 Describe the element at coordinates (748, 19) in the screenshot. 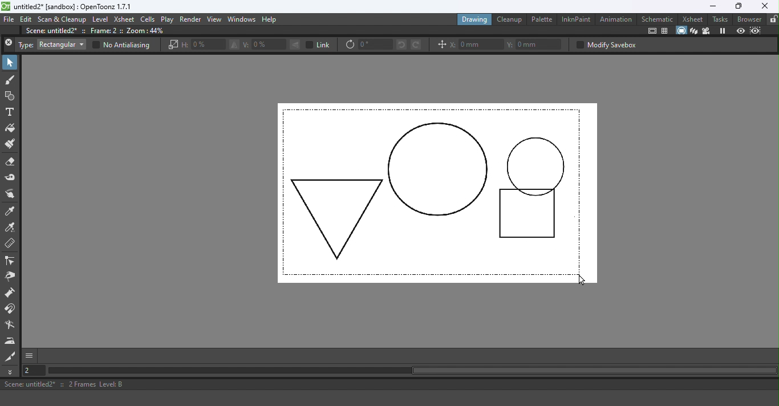

I see `Browser` at that location.